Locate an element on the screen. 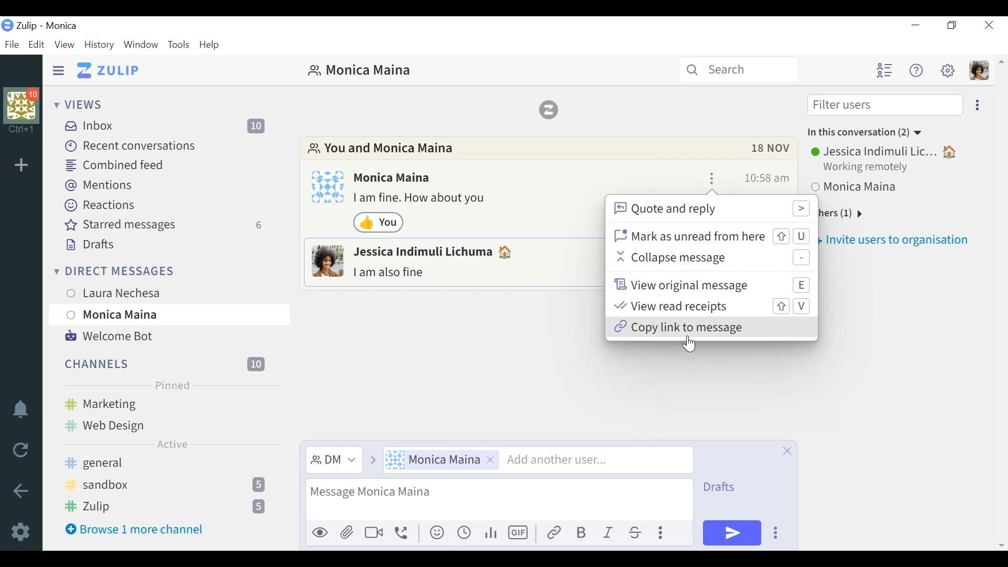  Ellipsis is located at coordinates (976, 106).